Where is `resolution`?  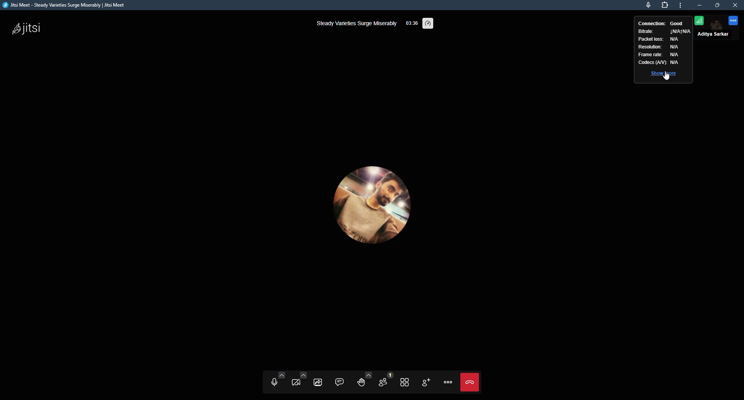 resolution is located at coordinates (648, 47).